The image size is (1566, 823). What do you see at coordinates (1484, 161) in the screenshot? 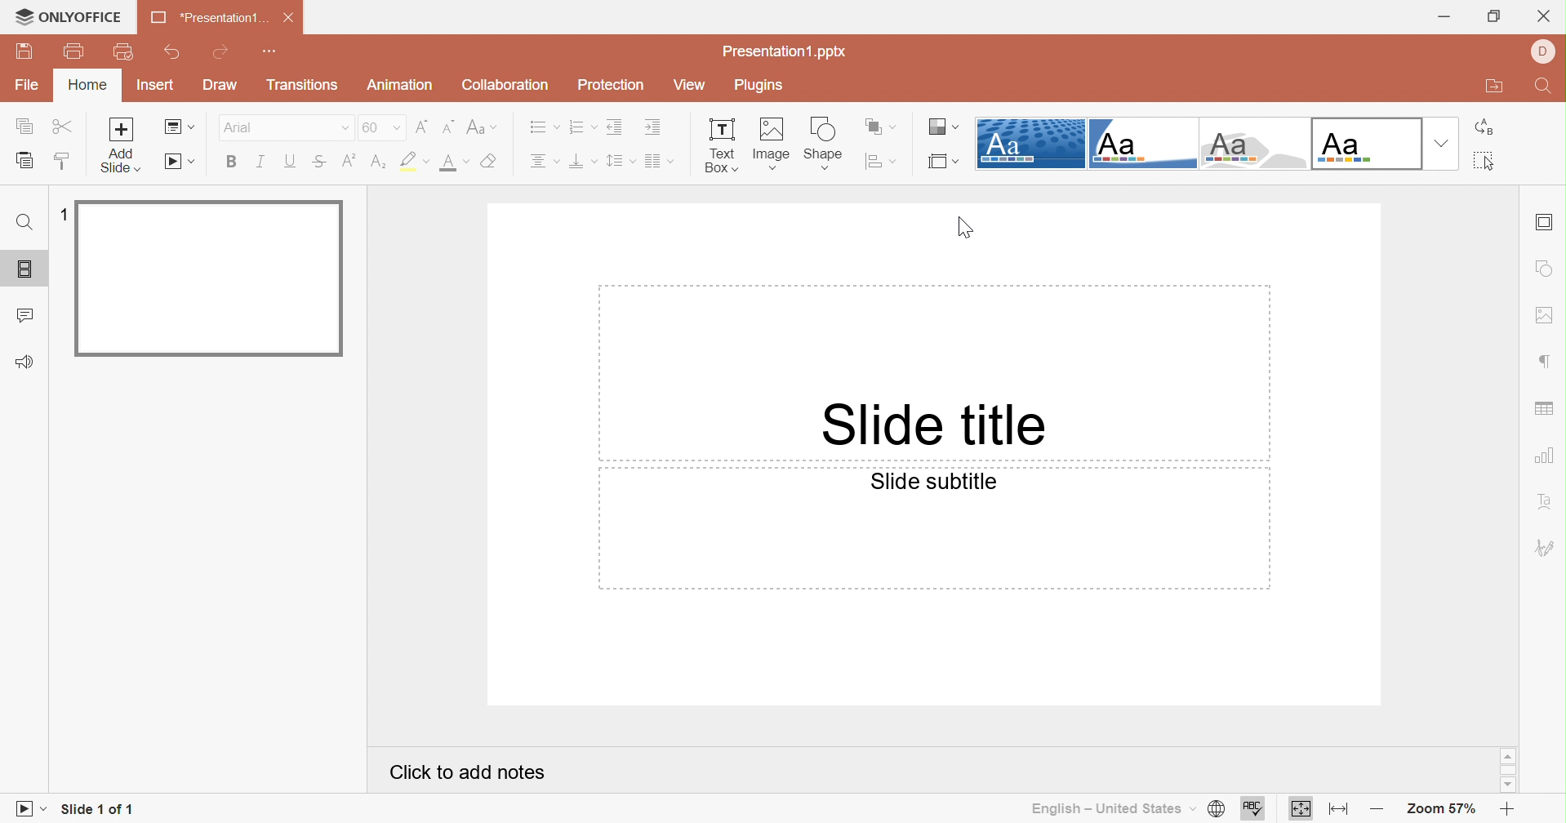
I see `Select all` at bounding box center [1484, 161].